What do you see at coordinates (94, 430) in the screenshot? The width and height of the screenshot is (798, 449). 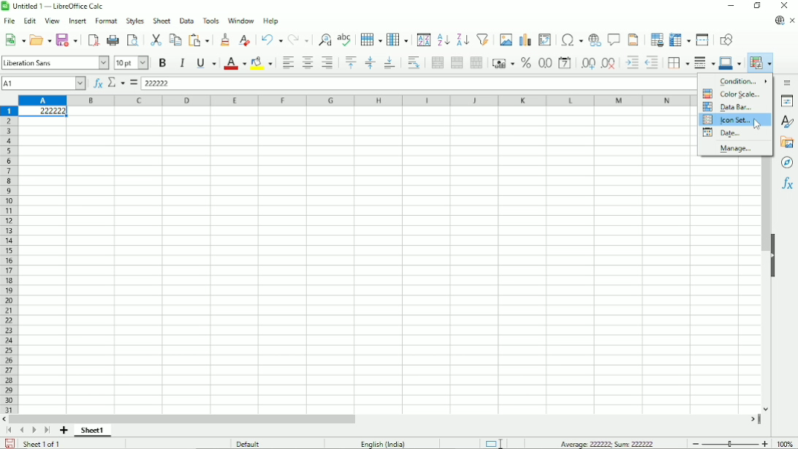 I see `Sheet 1` at bounding box center [94, 430].